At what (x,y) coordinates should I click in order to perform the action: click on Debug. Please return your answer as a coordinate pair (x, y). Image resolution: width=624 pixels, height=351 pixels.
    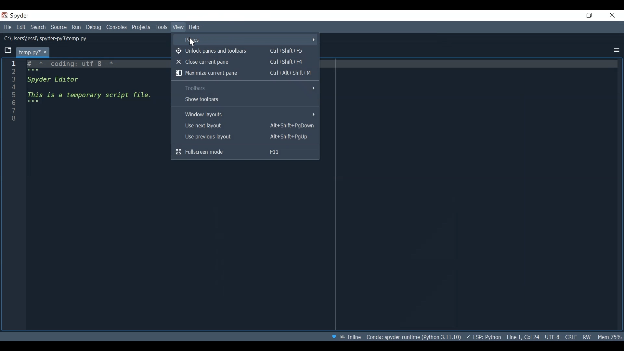
    Looking at the image, I should click on (93, 27).